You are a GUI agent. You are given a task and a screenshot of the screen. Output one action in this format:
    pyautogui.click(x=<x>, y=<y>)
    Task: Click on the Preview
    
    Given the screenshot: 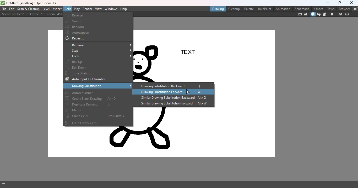 What is the action you would take?
    pyautogui.click(x=339, y=14)
    